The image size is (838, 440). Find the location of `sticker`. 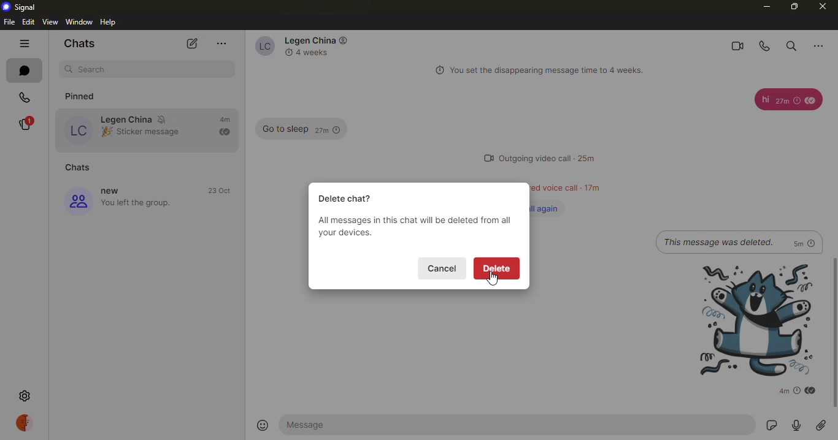

sticker is located at coordinates (770, 426).